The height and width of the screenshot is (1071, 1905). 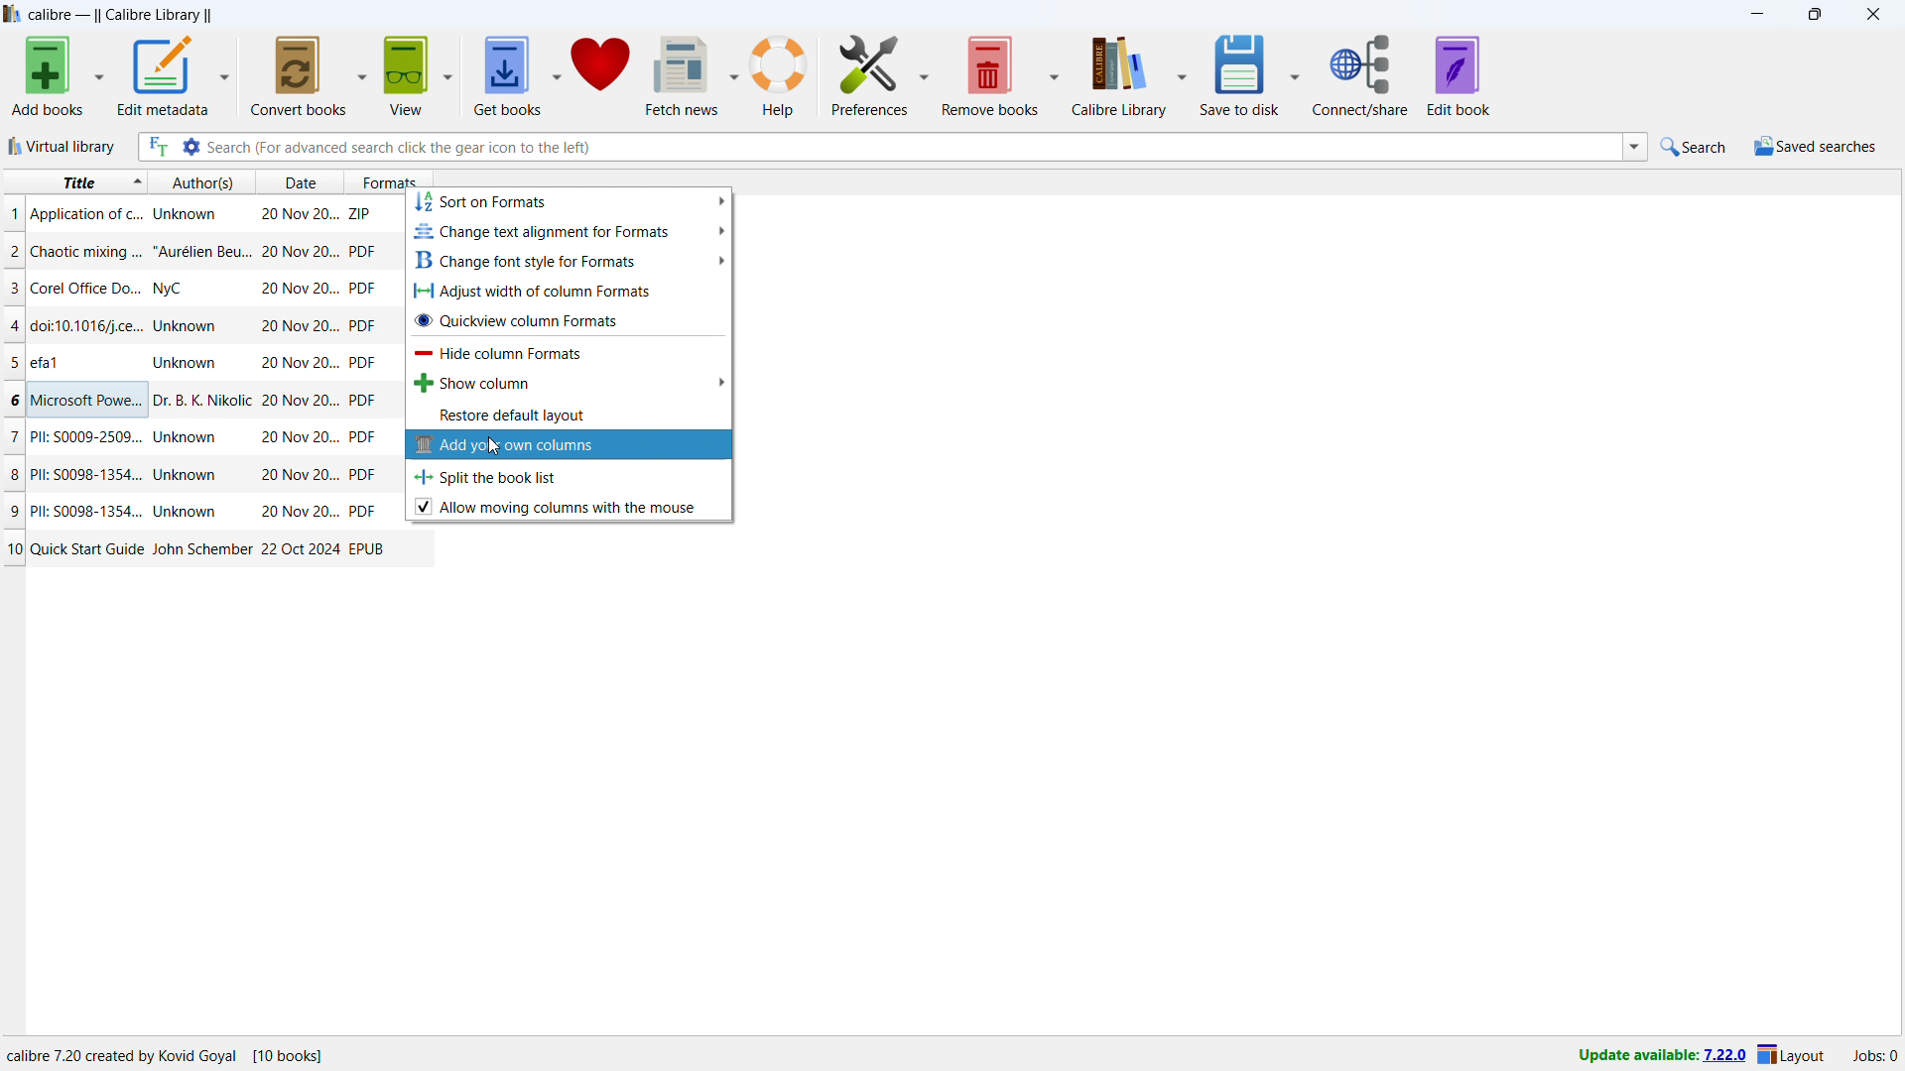 What do you see at coordinates (301, 548) in the screenshot?
I see `date` at bounding box center [301, 548].